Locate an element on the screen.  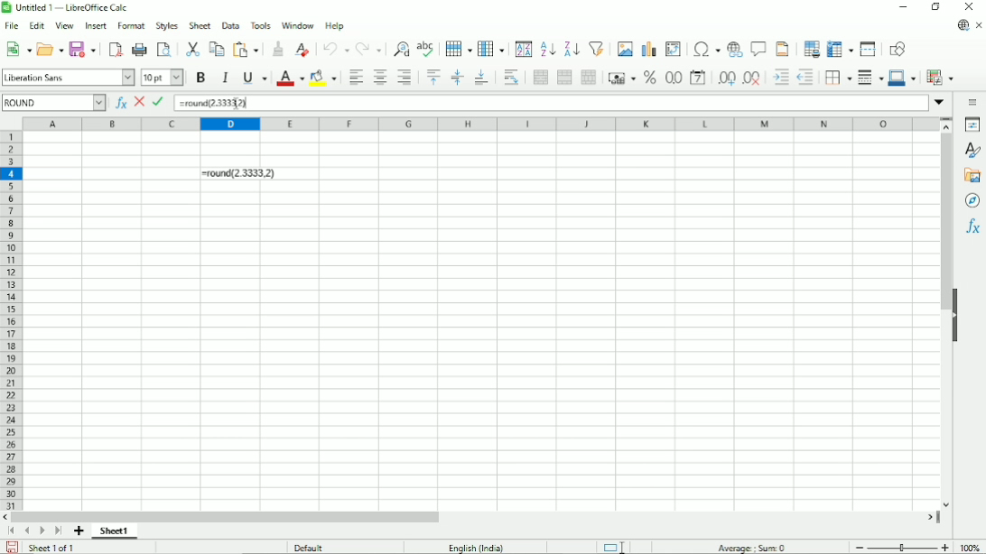
Sidebar settings is located at coordinates (972, 104).